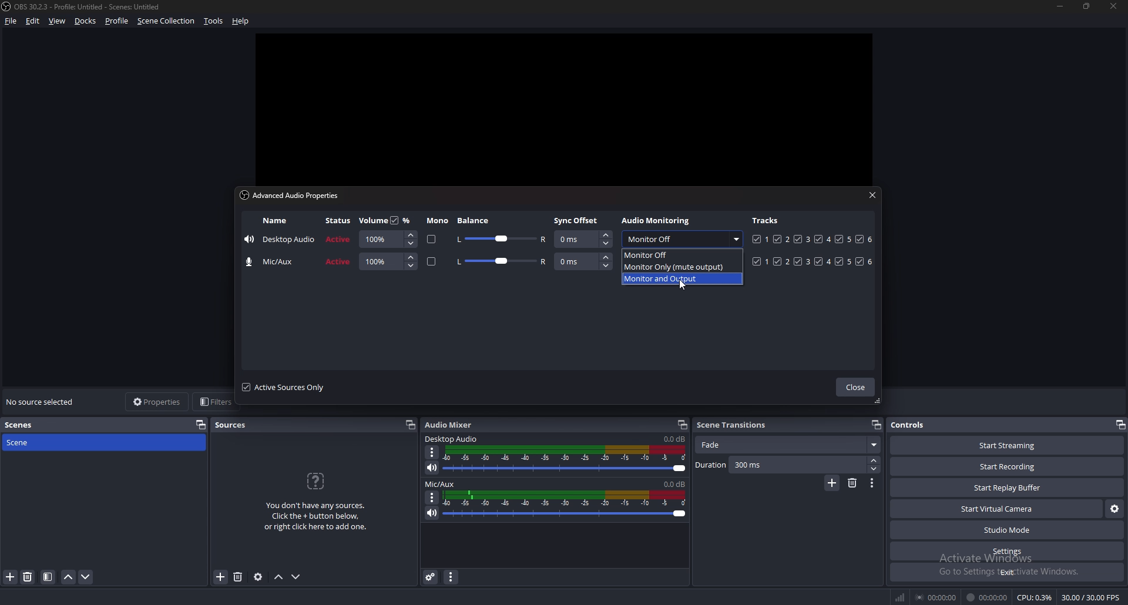  Describe the element at coordinates (280, 239) in the screenshot. I see `name` at that location.